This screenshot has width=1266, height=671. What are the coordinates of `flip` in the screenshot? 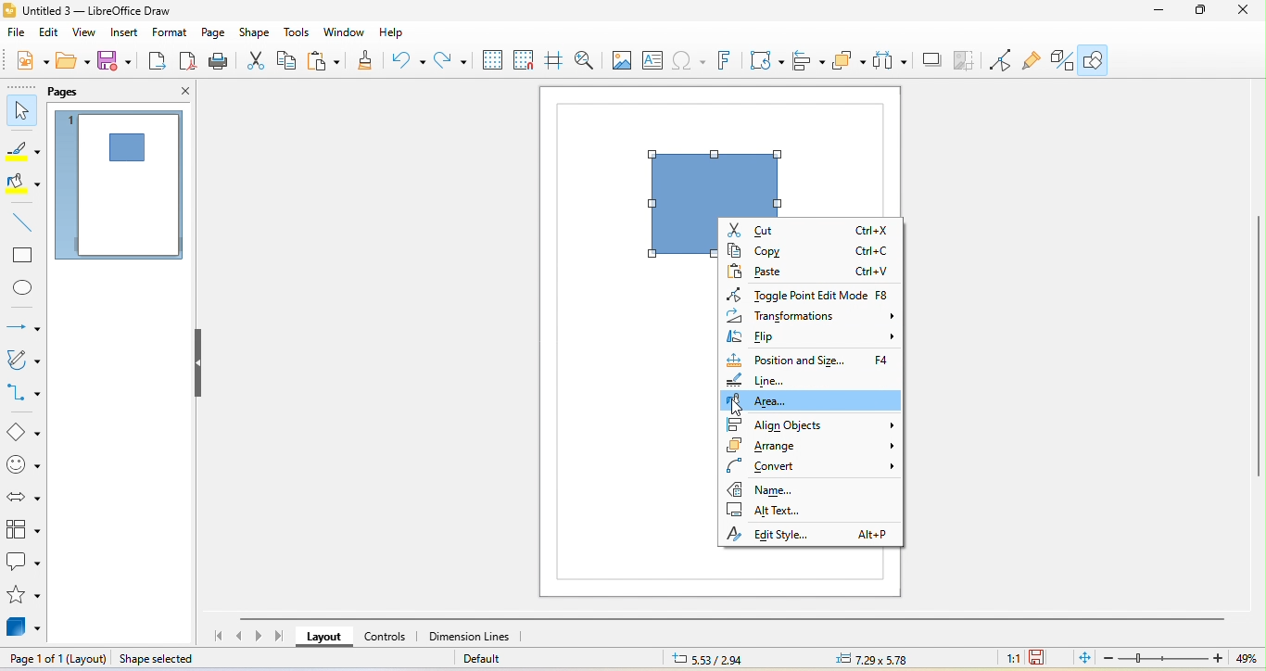 It's located at (813, 335).